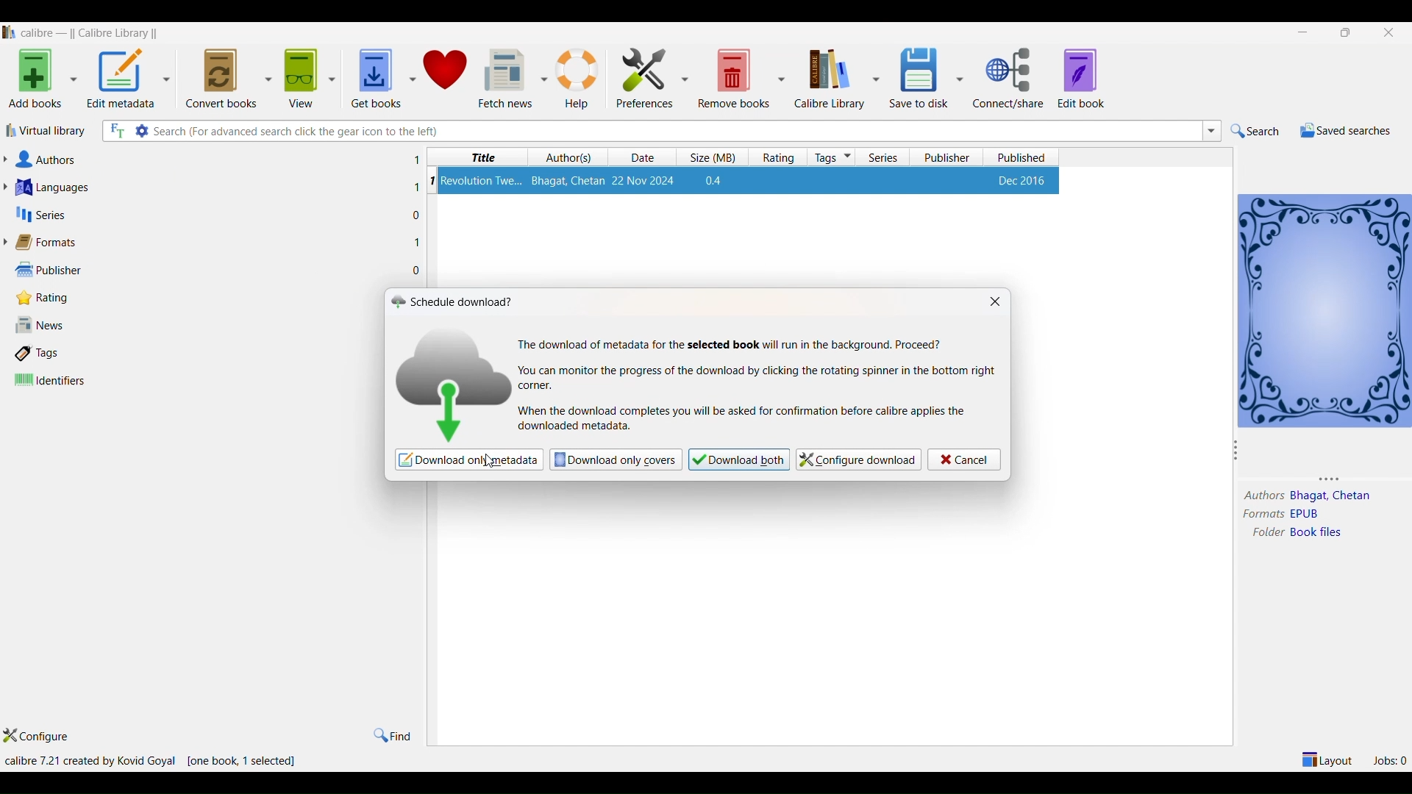 The image size is (1412, 794). Describe the element at coordinates (9, 31) in the screenshot. I see `logo` at that location.